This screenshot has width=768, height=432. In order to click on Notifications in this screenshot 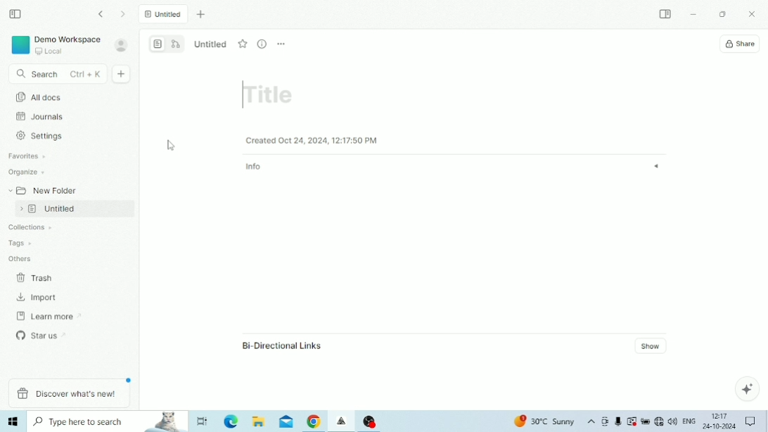, I will do `click(750, 421)`.